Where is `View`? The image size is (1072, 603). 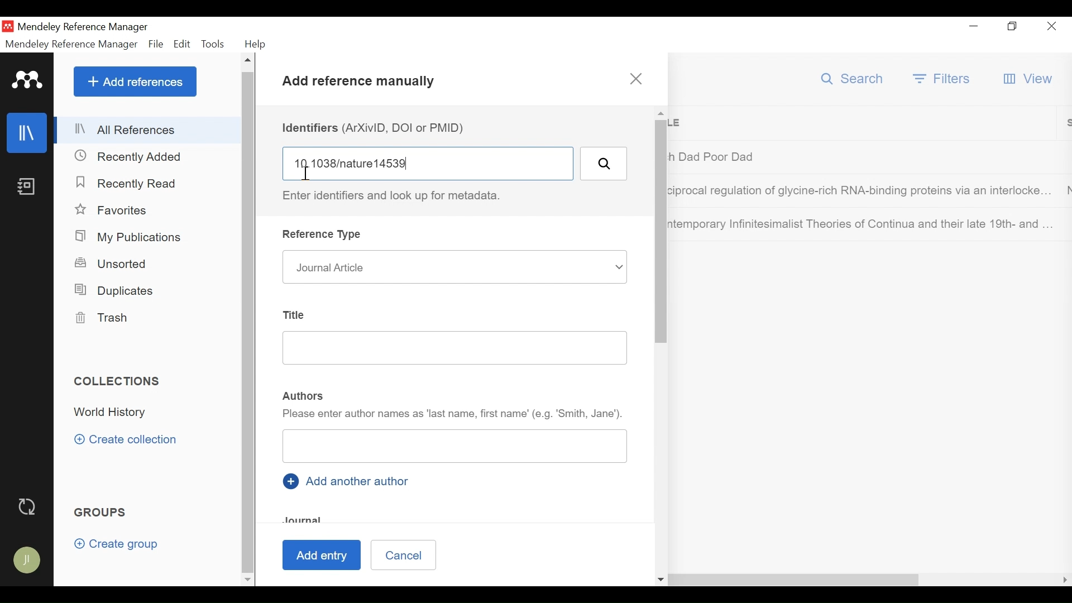
View is located at coordinates (1031, 78).